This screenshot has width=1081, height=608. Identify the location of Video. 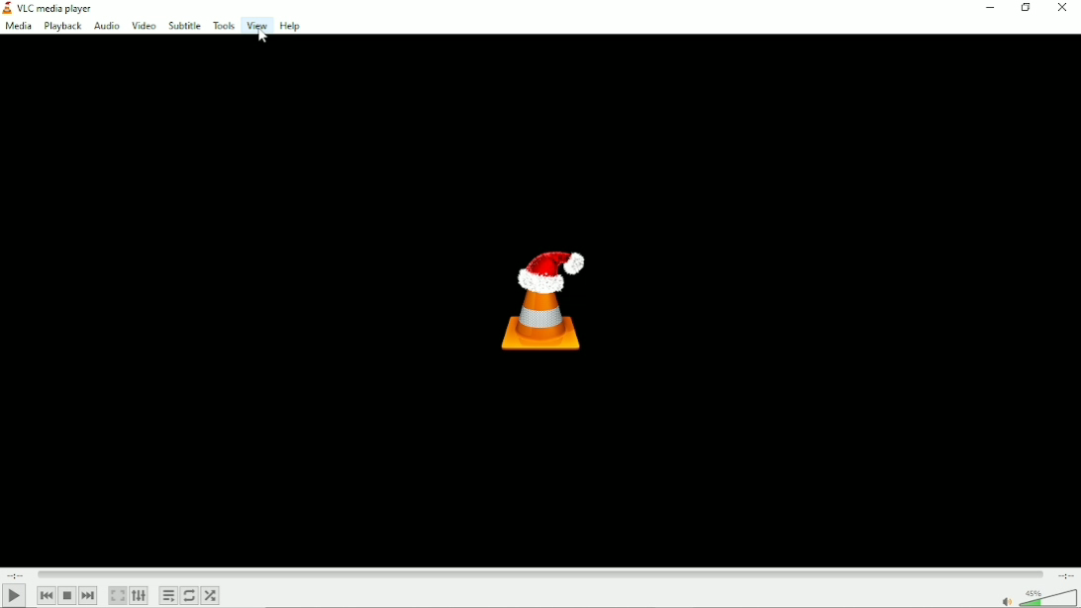
(144, 25).